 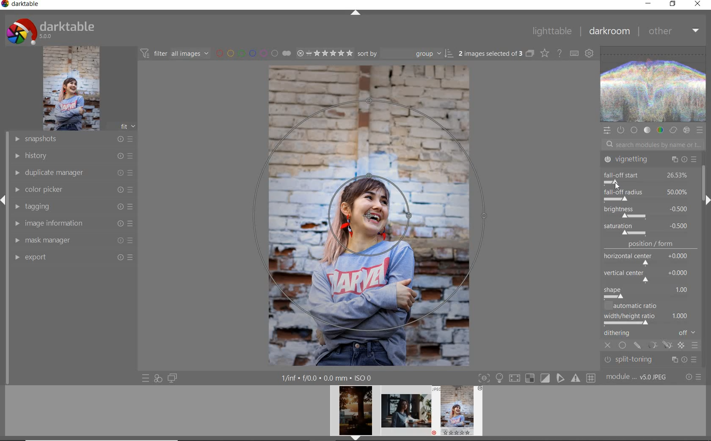 What do you see at coordinates (651, 146) in the screenshot?
I see `search modules` at bounding box center [651, 146].